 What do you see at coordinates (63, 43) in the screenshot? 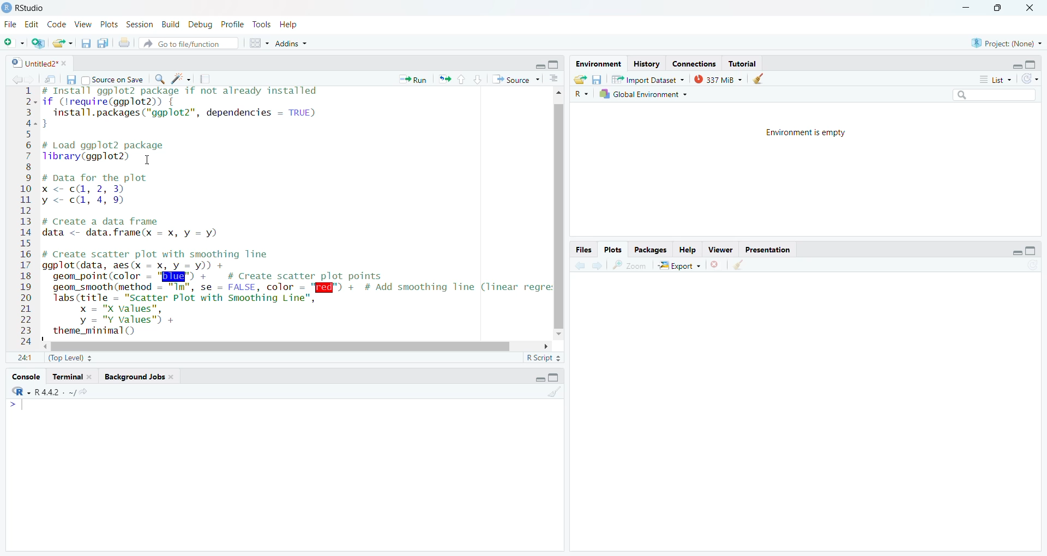
I see `open an existing file` at bounding box center [63, 43].